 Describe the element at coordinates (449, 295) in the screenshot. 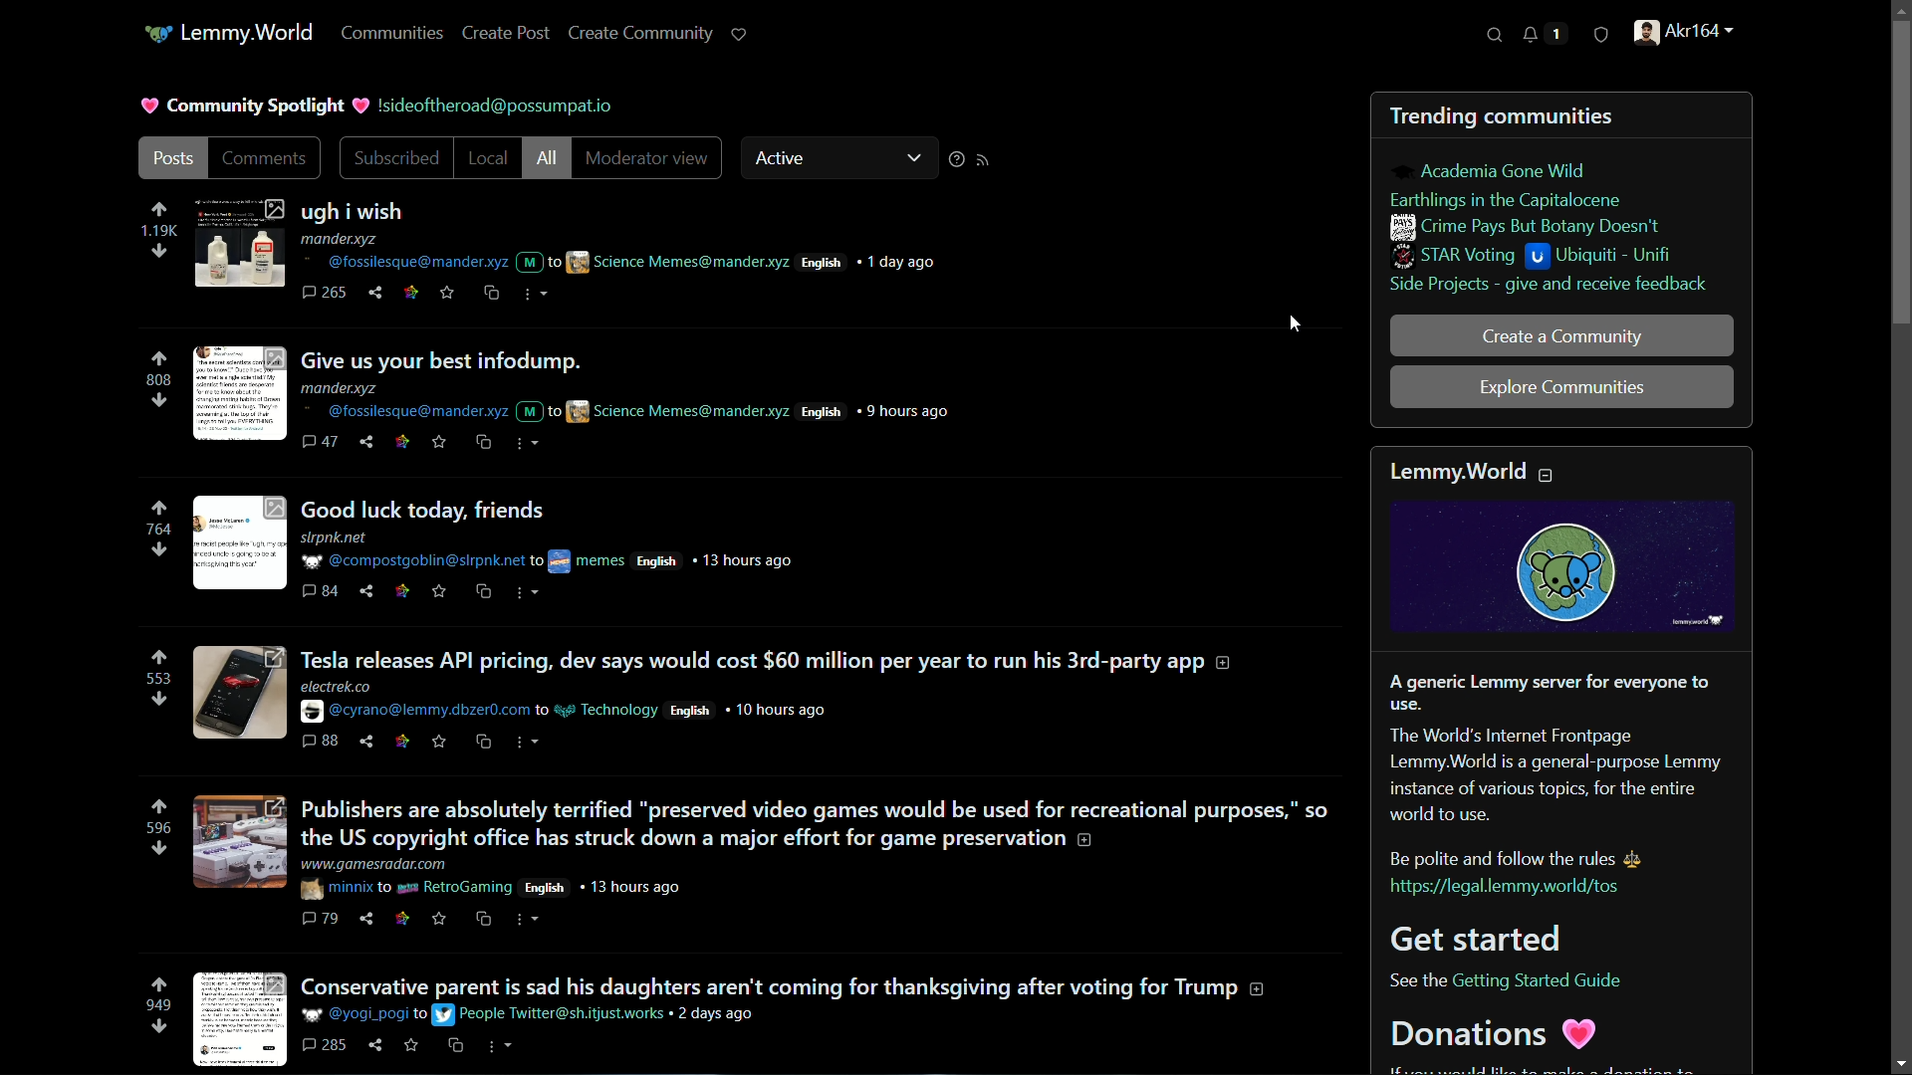

I see `save` at that location.